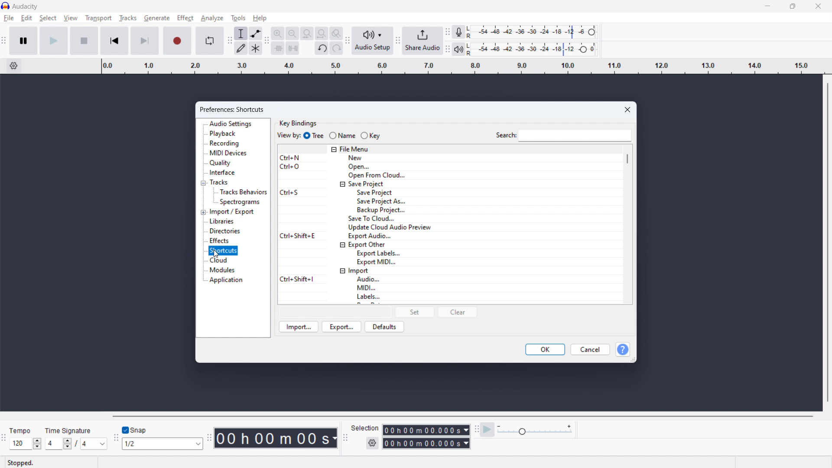  I want to click on Time Signature - indicates section for time signature of audio, so click(68, 430).